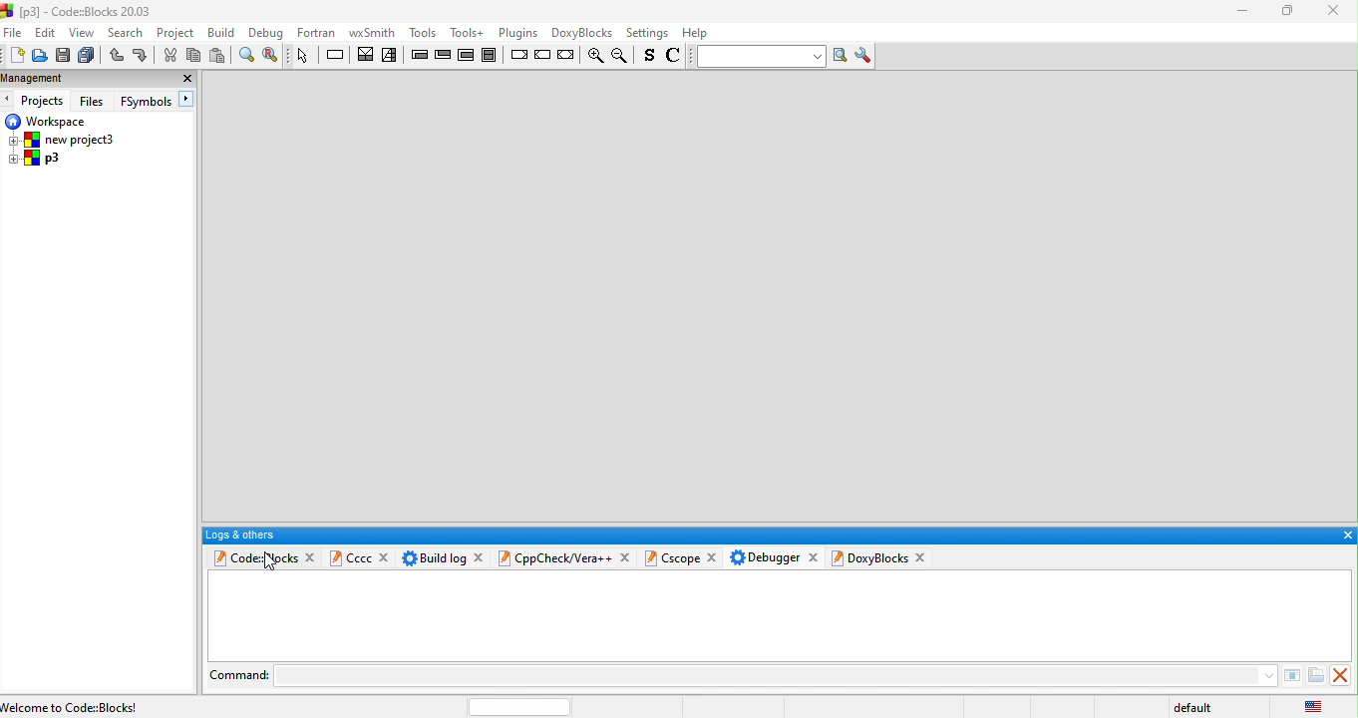  Describe the element at coordinates (39, 57) in the screenshot. I see `open` at that location.